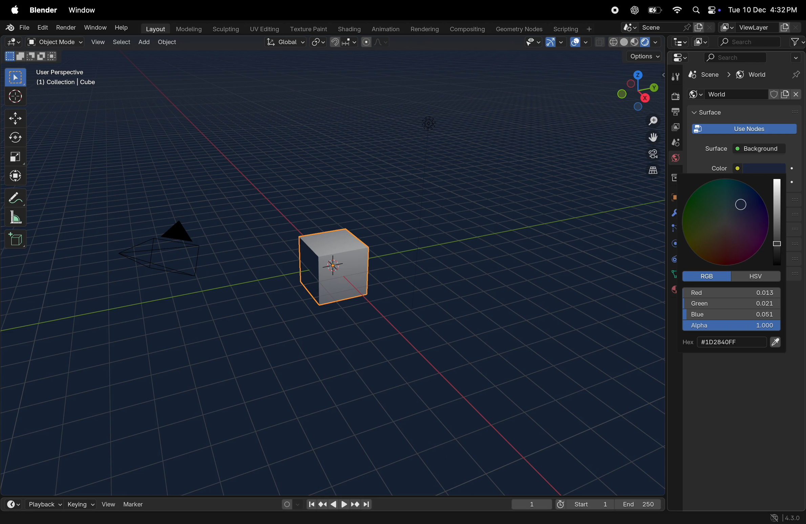  What do you see at coordinates (757, 276) in the screenshot?
I see `Hsv` at bounding box center [757, 276].